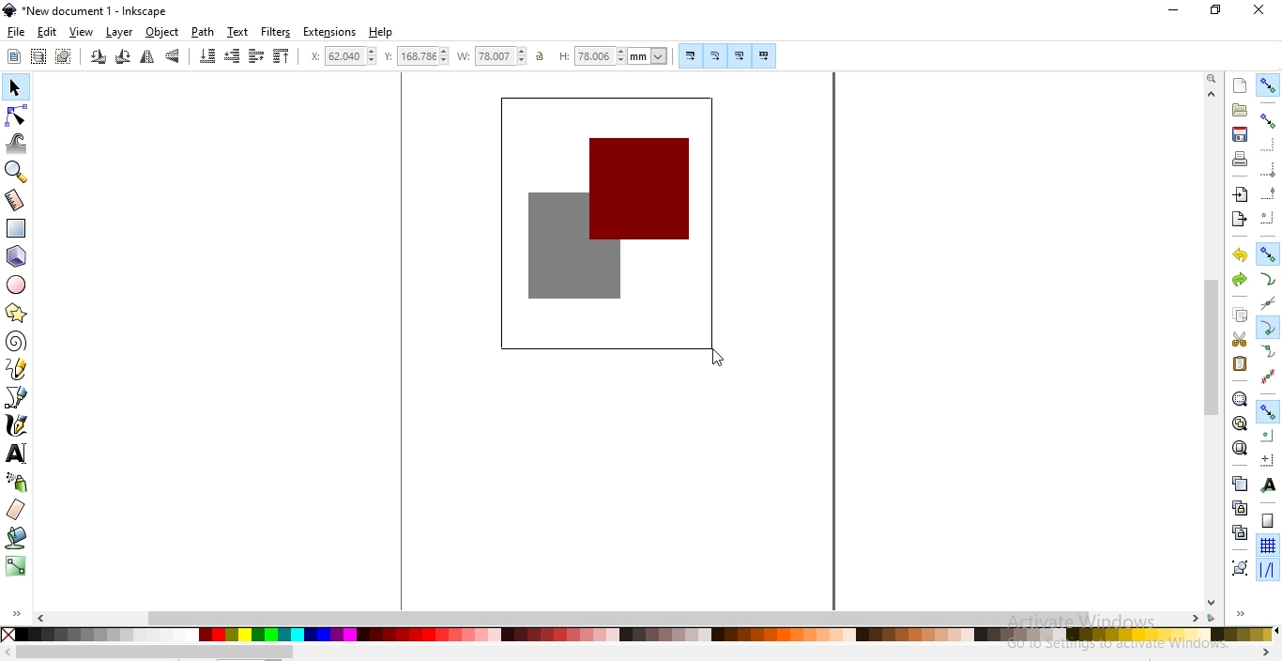 This screenshot has width=1282, height=661. I want to click on snap to page border, so click(1268, 521).